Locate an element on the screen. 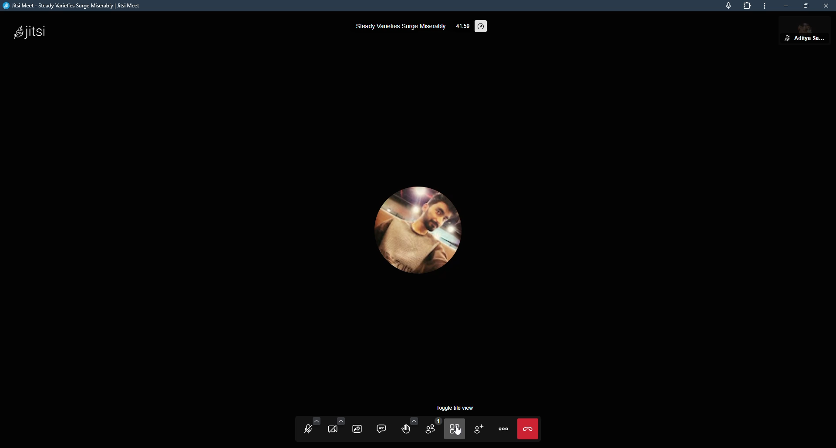 The image size is (836, 448). close is located at coordinates (827, 6).